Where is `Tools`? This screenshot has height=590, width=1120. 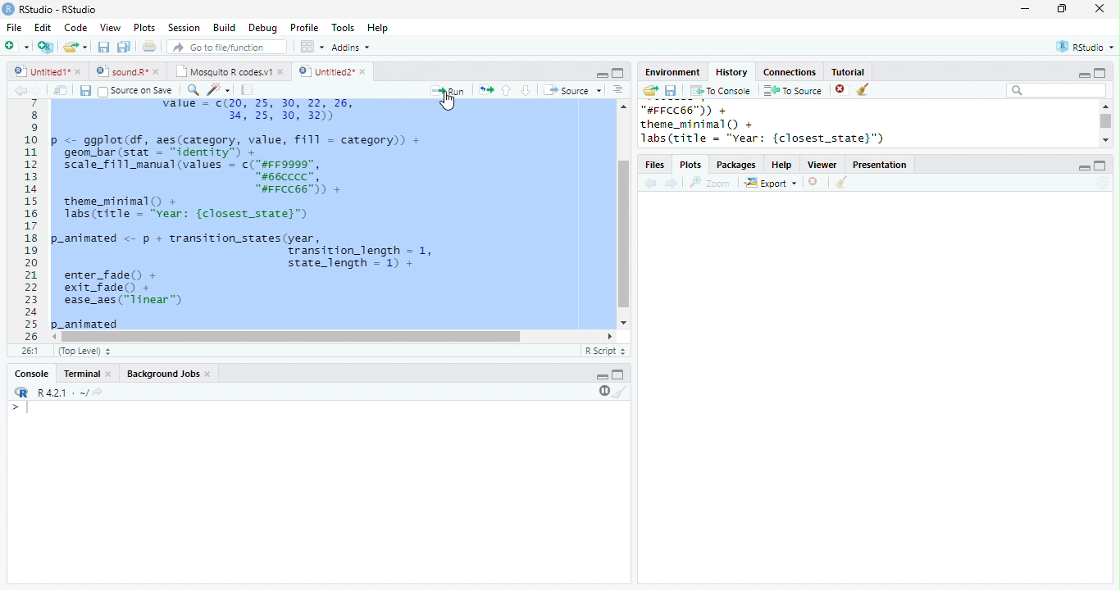
Tools is located at coordinates (343, 27).